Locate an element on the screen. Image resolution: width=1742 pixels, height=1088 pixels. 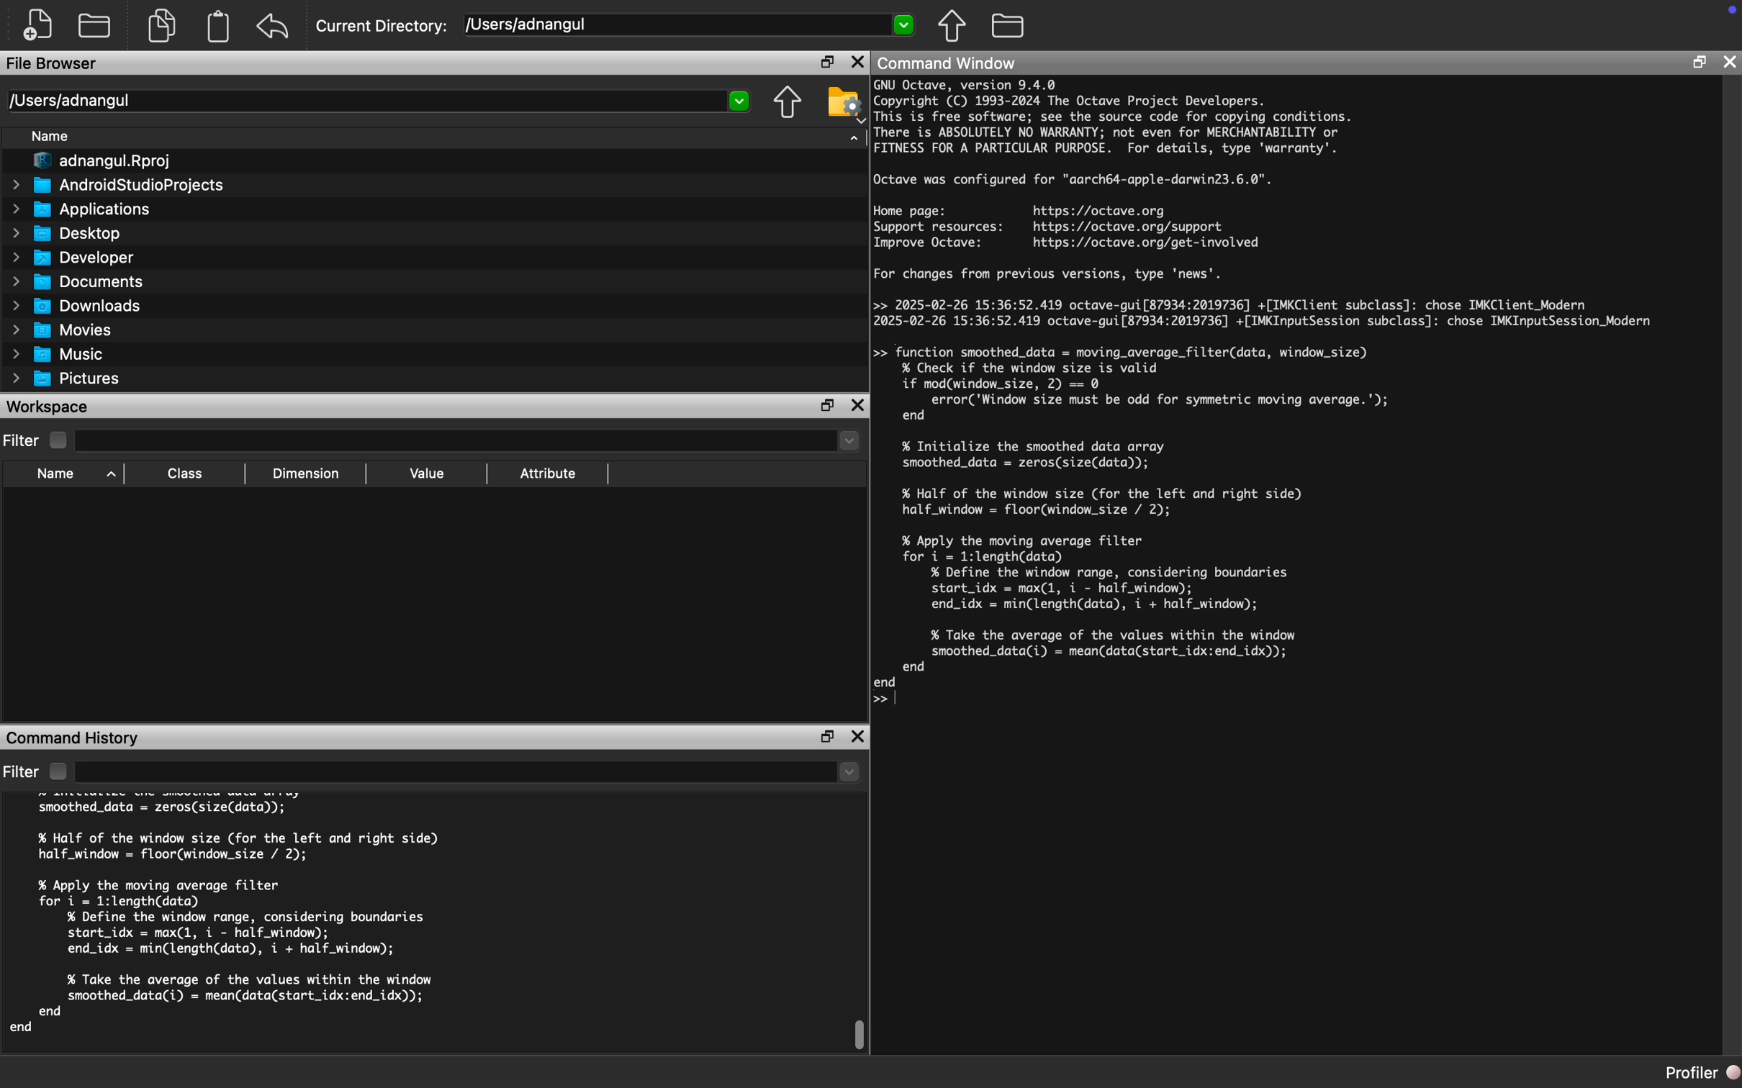
Clipboard is located at coordinates (221, 26).